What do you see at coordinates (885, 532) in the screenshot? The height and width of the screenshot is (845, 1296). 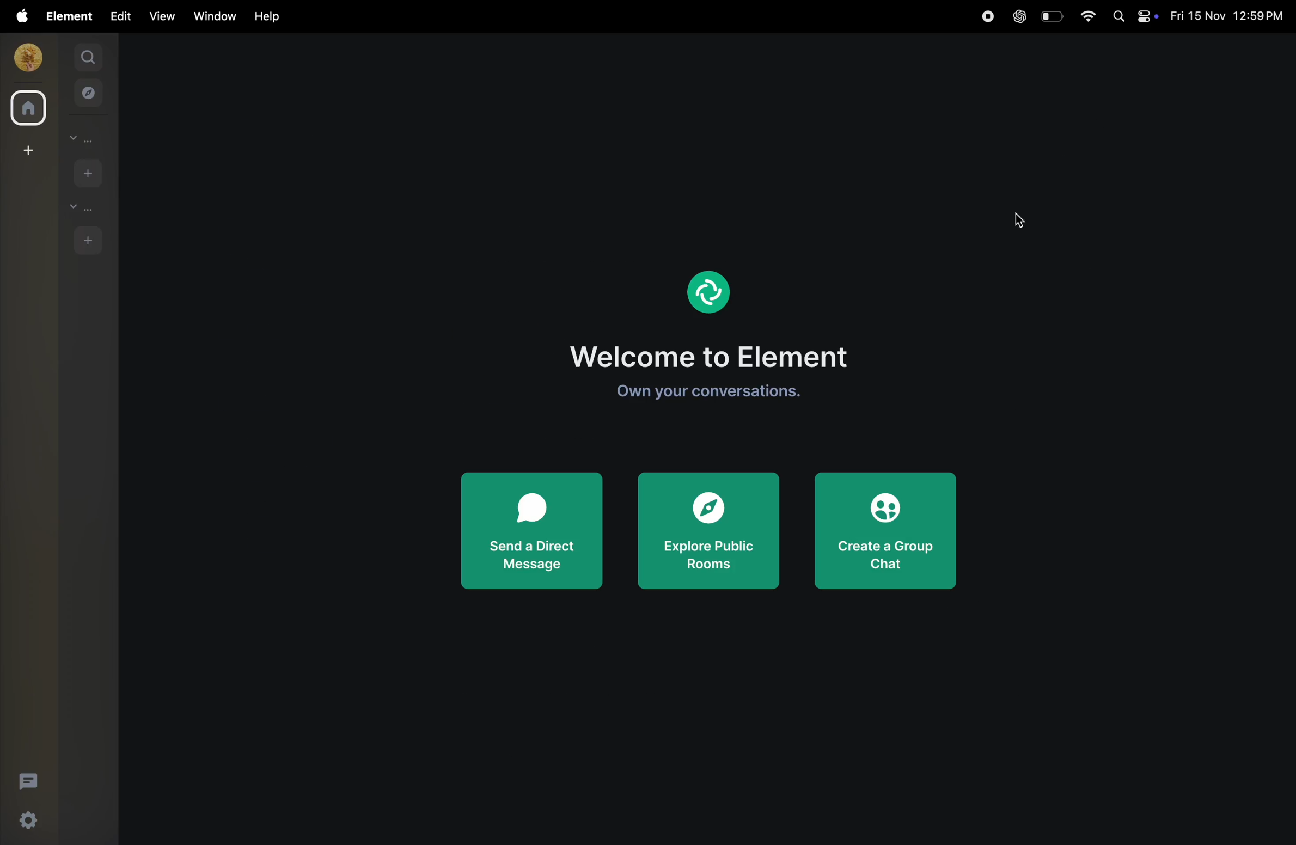 I see `create group chat` at bounding box center [885, 532].